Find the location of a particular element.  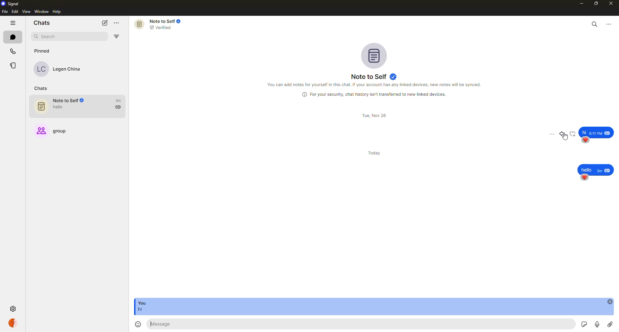

emoji is located at coordinates (138, 324).